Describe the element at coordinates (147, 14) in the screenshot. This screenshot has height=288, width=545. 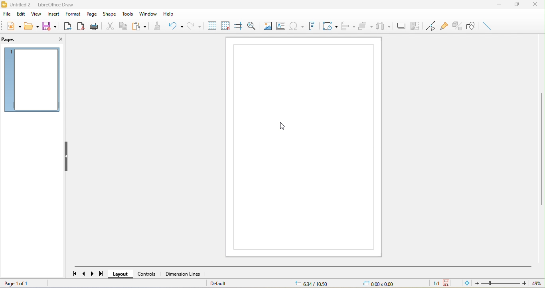
I see `window` at that location.